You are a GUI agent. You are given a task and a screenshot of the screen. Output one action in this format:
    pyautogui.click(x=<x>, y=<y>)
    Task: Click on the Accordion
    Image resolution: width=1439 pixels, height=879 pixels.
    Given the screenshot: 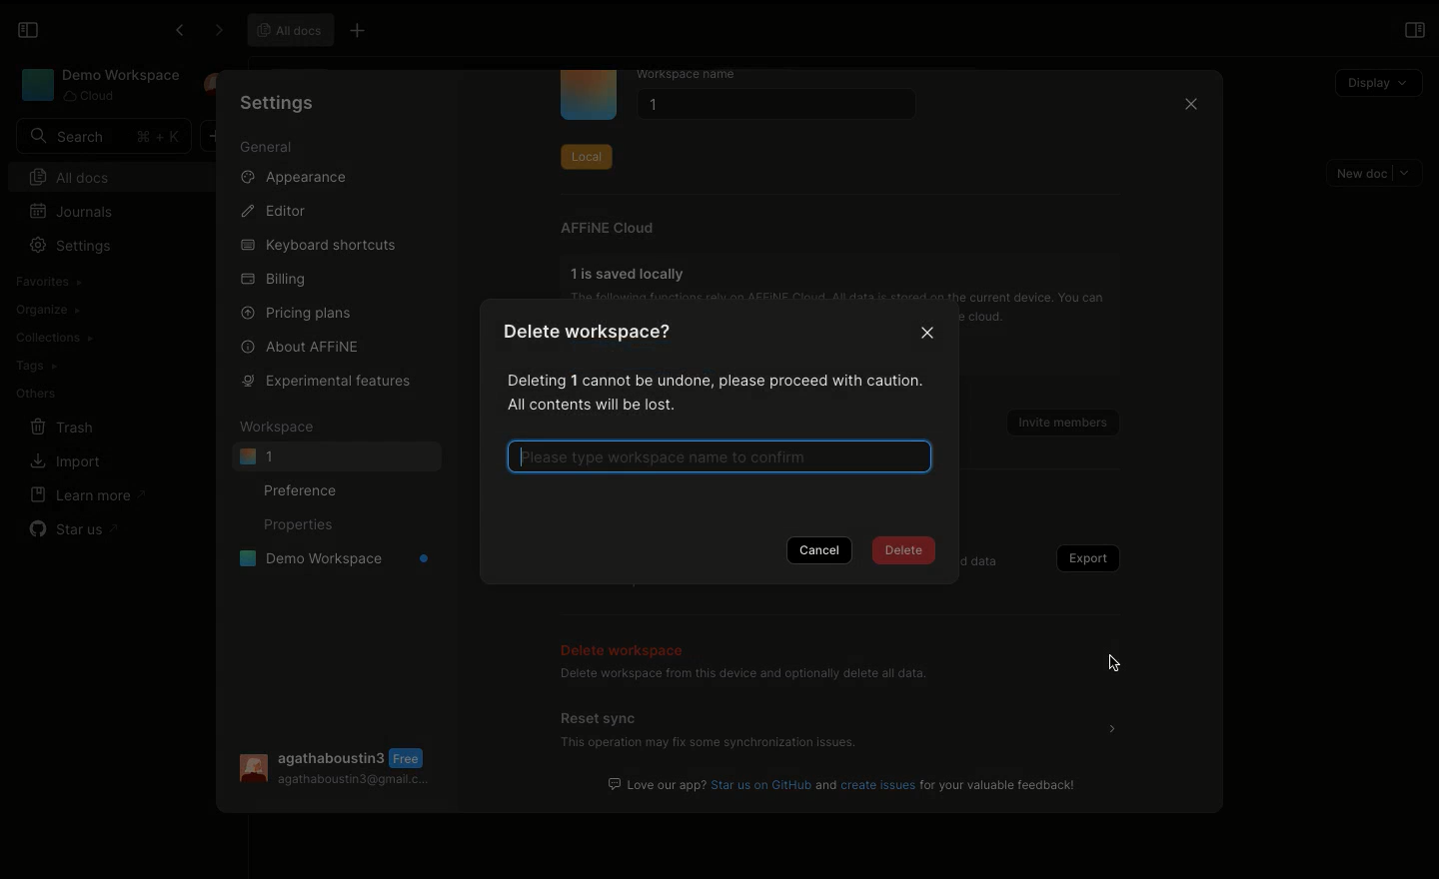 What is the action you would take?
    pyautogui.click(x=1118, y=663)
    